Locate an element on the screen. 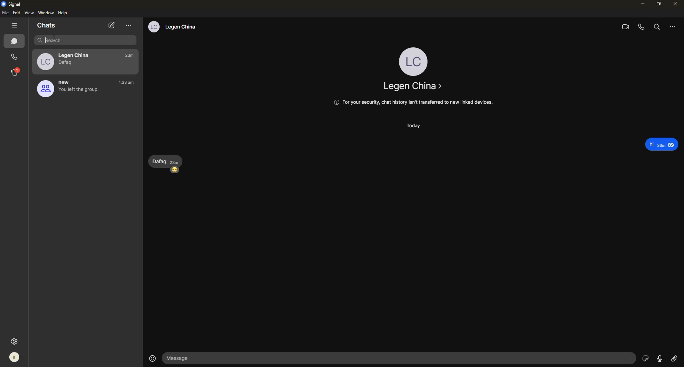 The height and width of the screenshot is (367, 684). voice call is located at coordinates (642, 27).